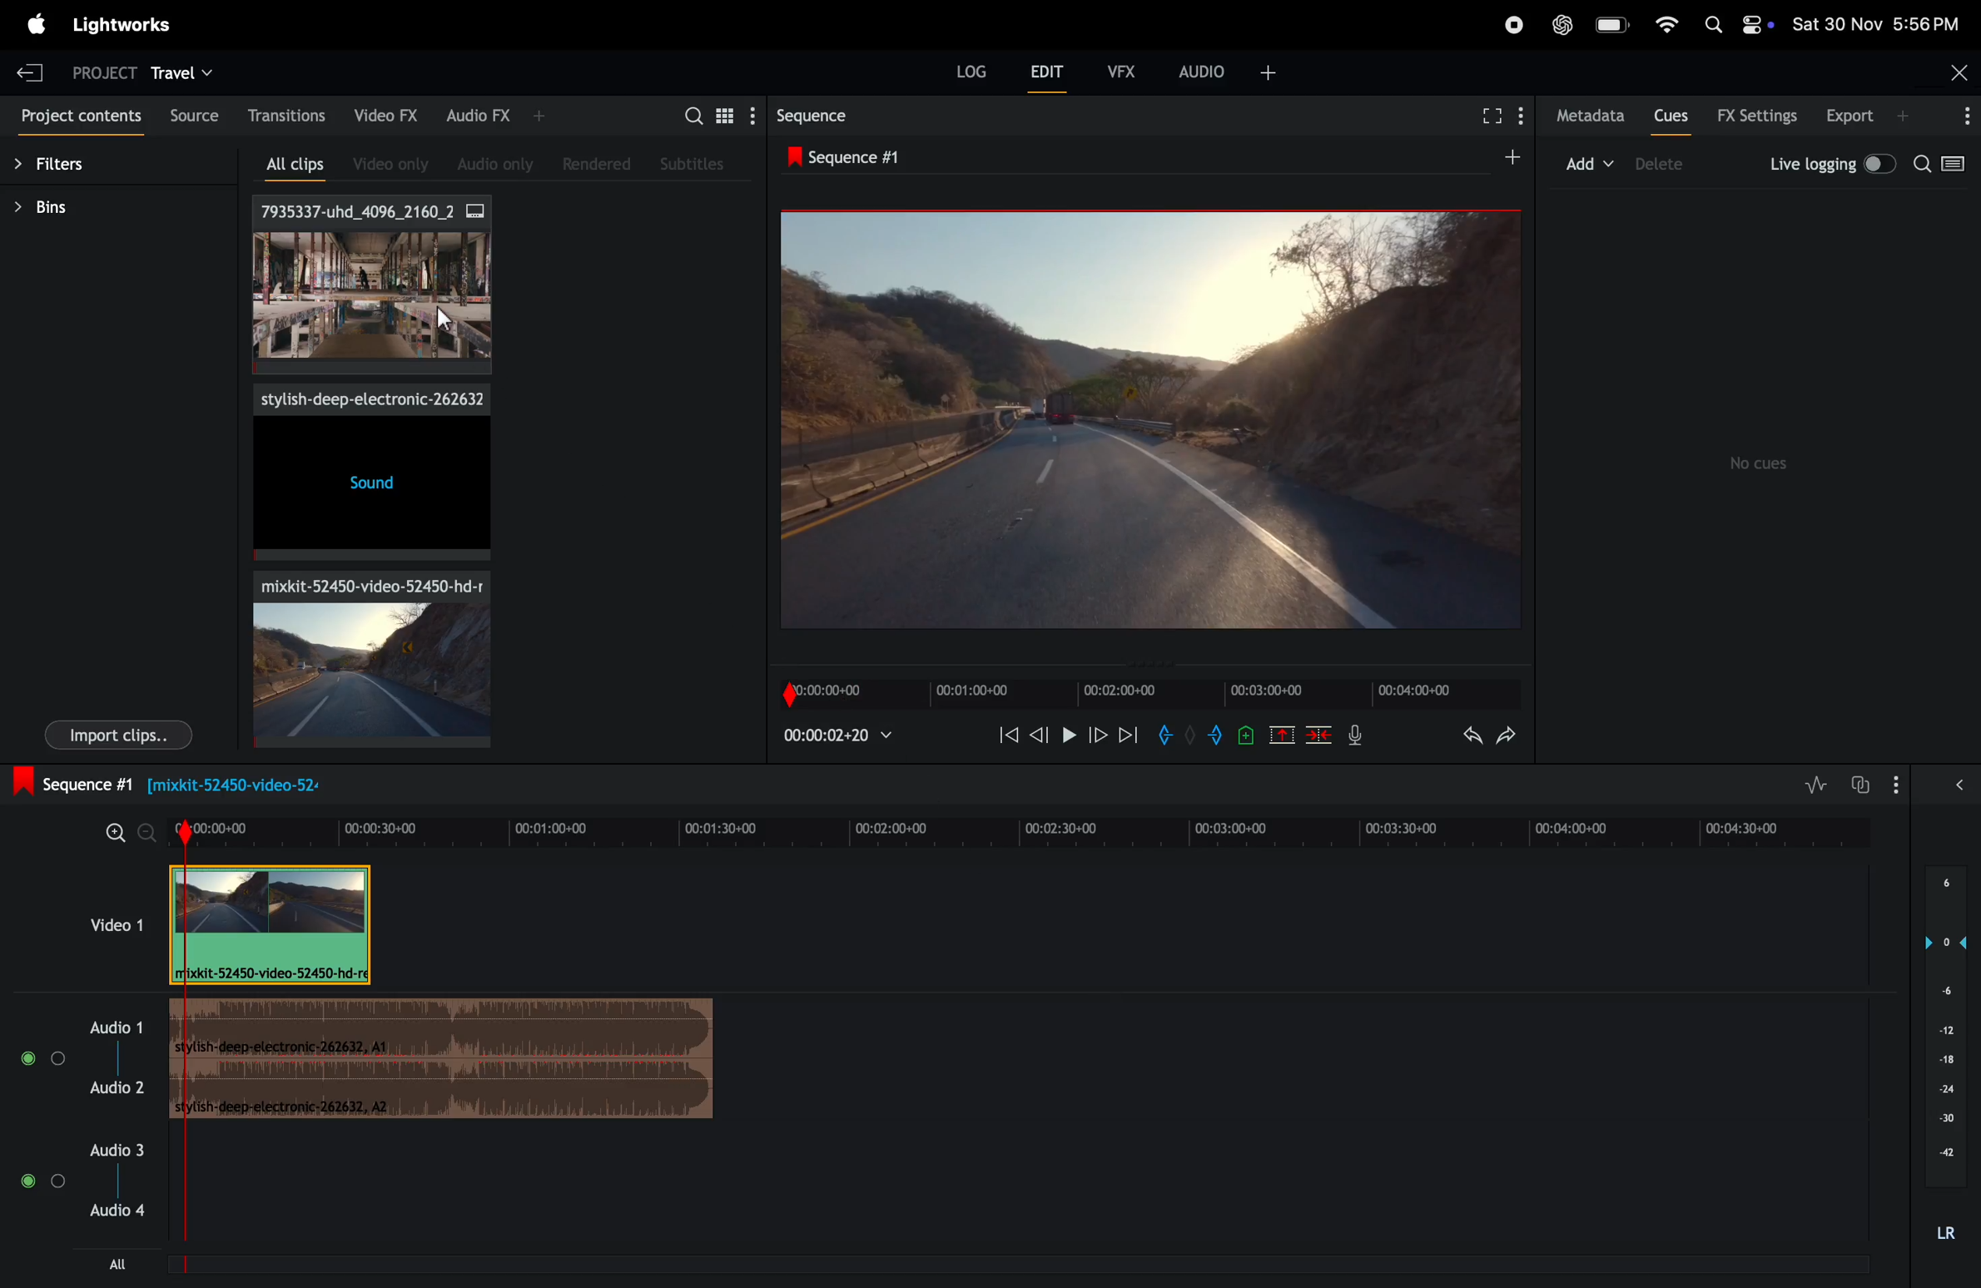 The width and height of the screenshot is (1981, 1288). Describe the element at coordinates (1587, 162) in the screenshot. I see `add` at that location.